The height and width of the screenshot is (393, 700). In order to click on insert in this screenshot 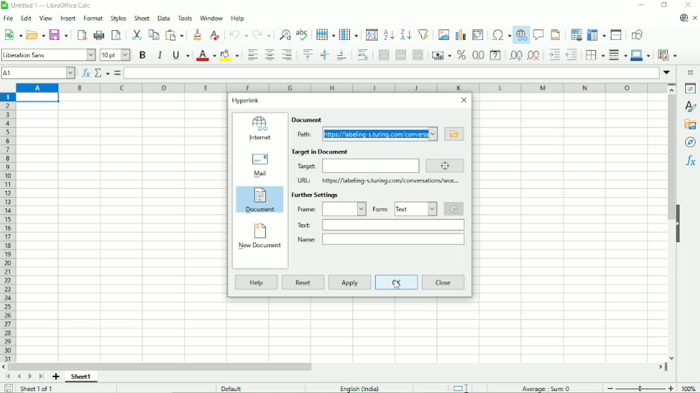, I will do `click(69, 18)`.